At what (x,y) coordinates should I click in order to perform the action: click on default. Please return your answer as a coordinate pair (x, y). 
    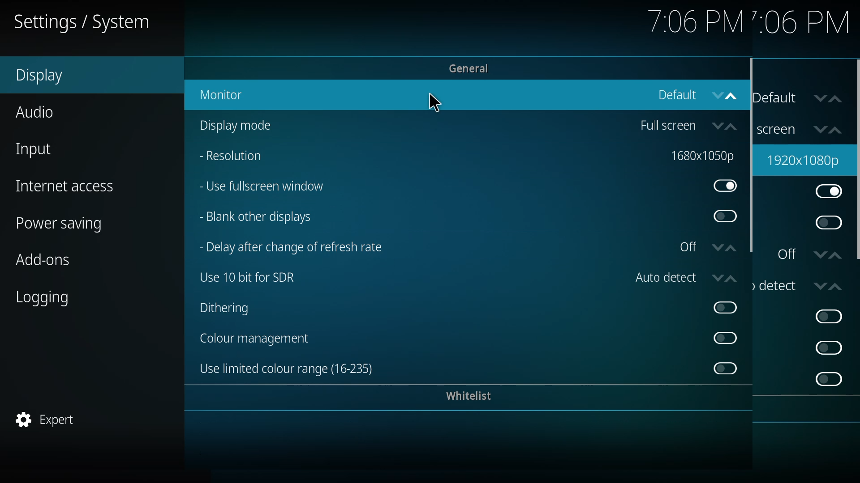
    Looking at the image, I should click on (697, 95).